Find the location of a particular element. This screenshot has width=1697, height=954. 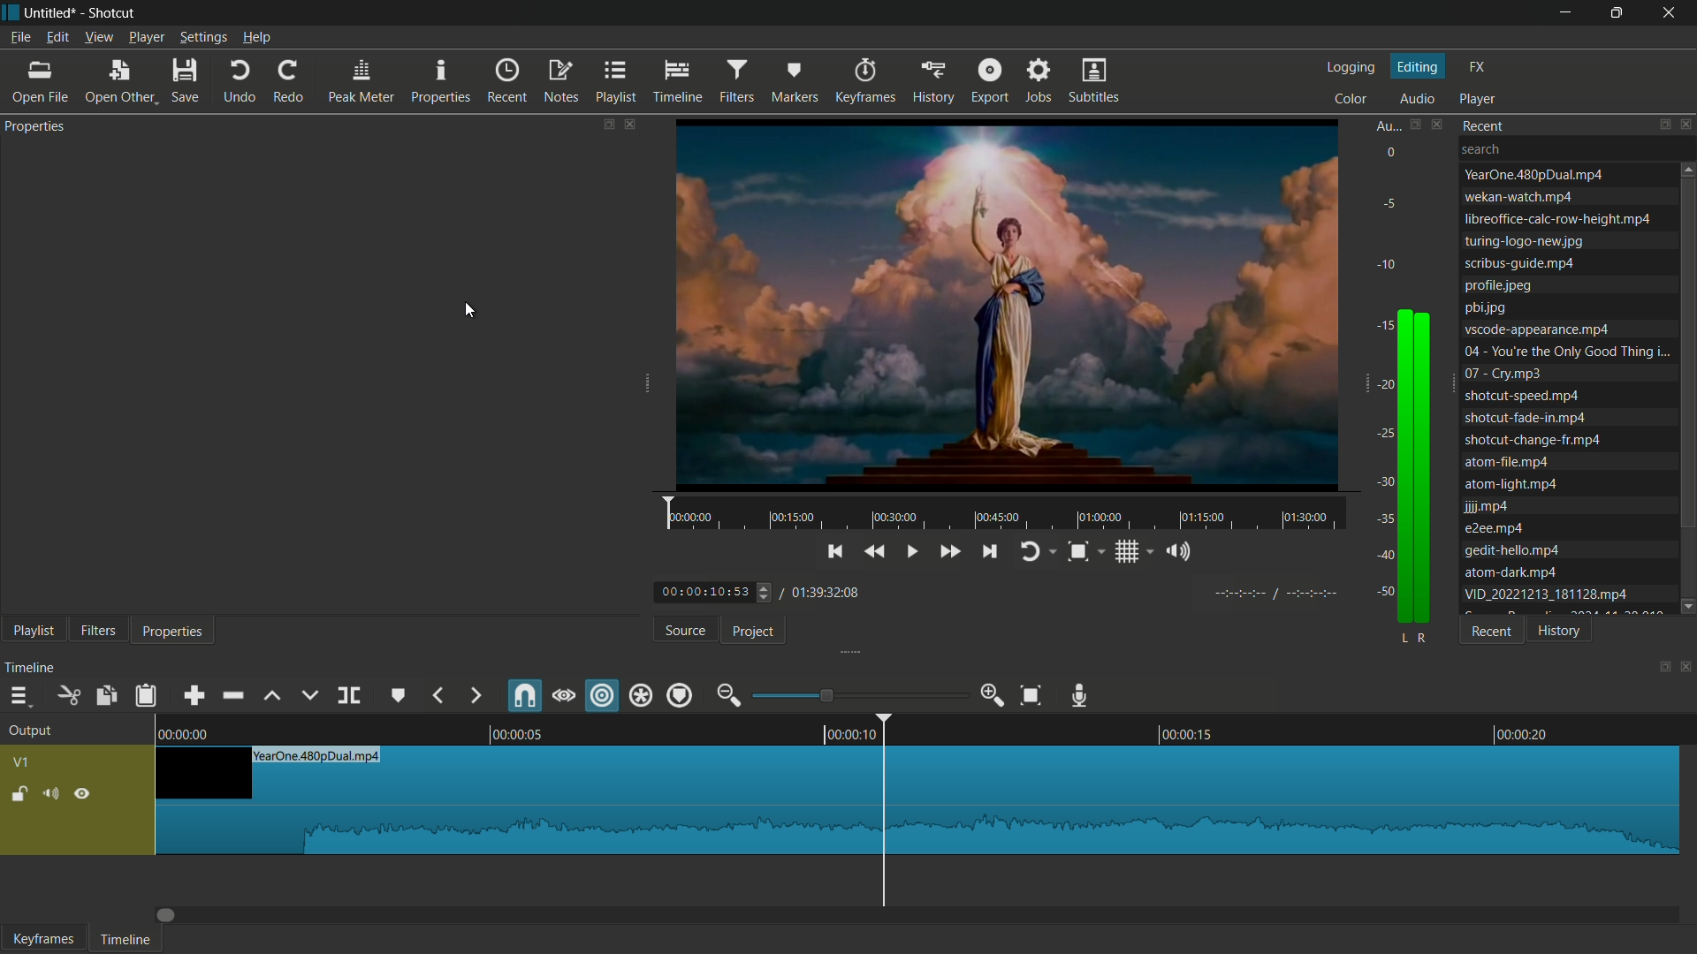

create or edit marker is located at coordinates (400, 696).